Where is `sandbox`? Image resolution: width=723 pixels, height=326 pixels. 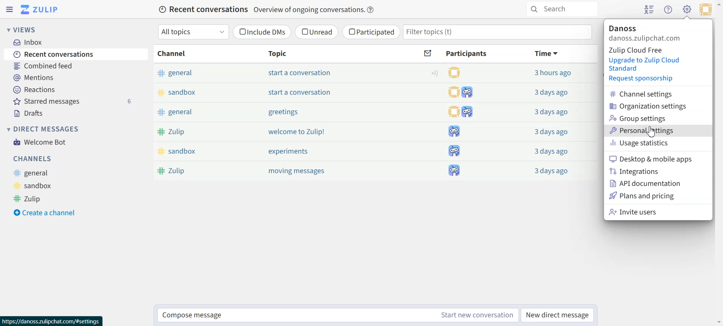
sandbox is located at coordinates (179, 152).